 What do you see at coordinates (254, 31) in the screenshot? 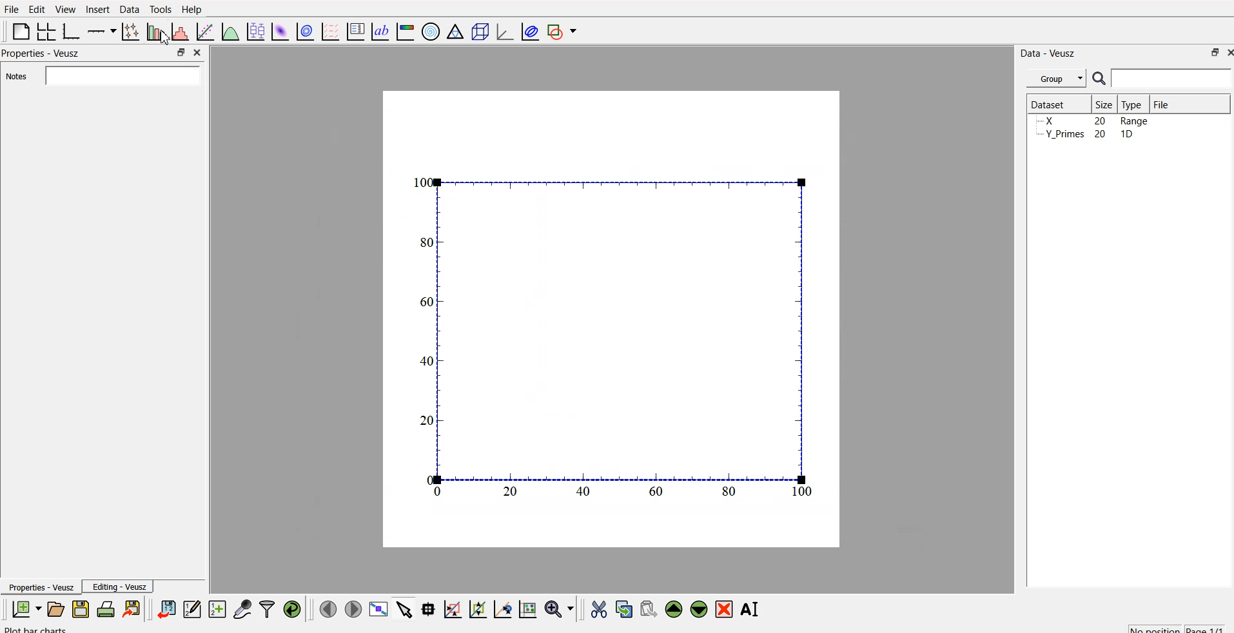
I see `plot box plots` at bounding box center [254, 31].